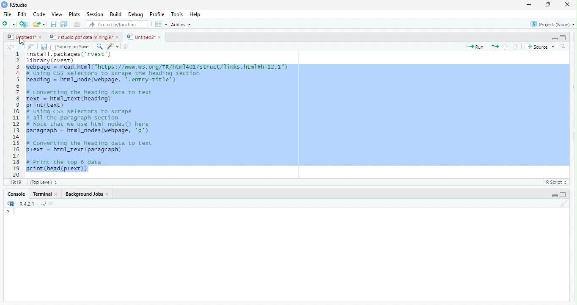 The height and width of the screenshot is (305, 577). What do you see at coordinates (58, 195) in the screenshot?
I see `close` at bounding box center [58, 195].